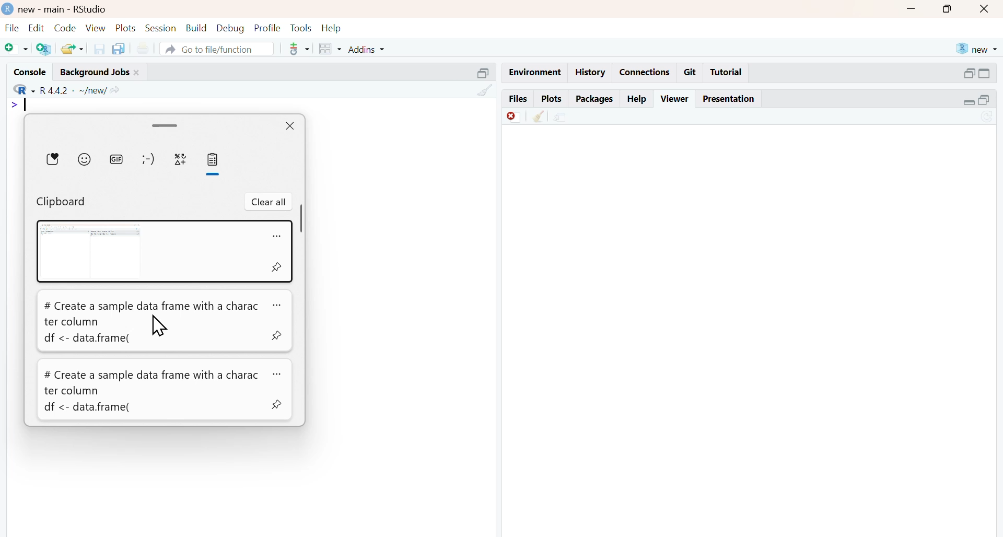  Describe the element at coordinates (11, 28) in the screenshot. I see `file` at that location.